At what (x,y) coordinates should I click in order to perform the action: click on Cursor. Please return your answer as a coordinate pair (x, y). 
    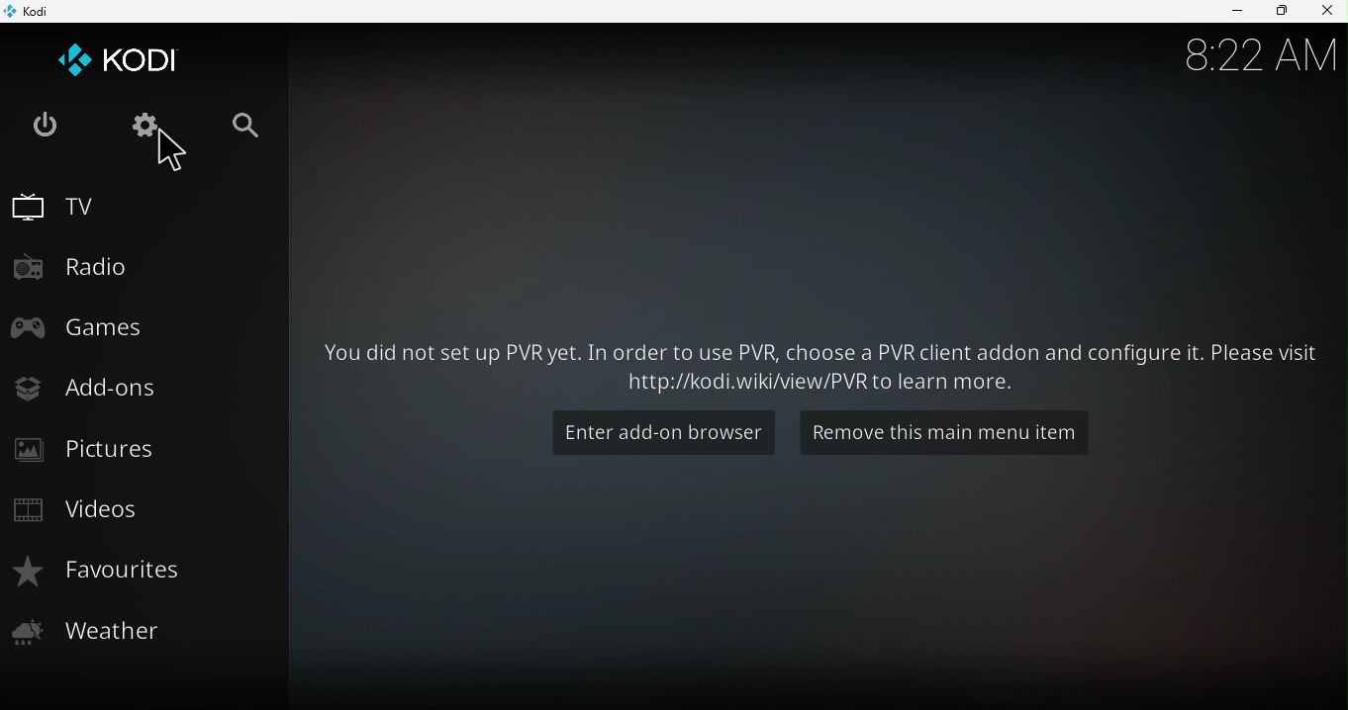
    Looking at the image, I should click on (176, 153).